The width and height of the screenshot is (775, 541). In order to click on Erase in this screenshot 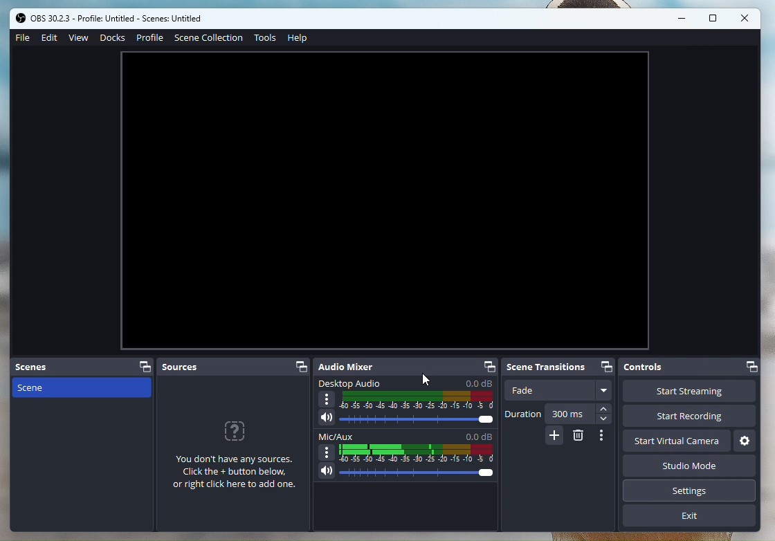, I will do `click(576, 439)`.